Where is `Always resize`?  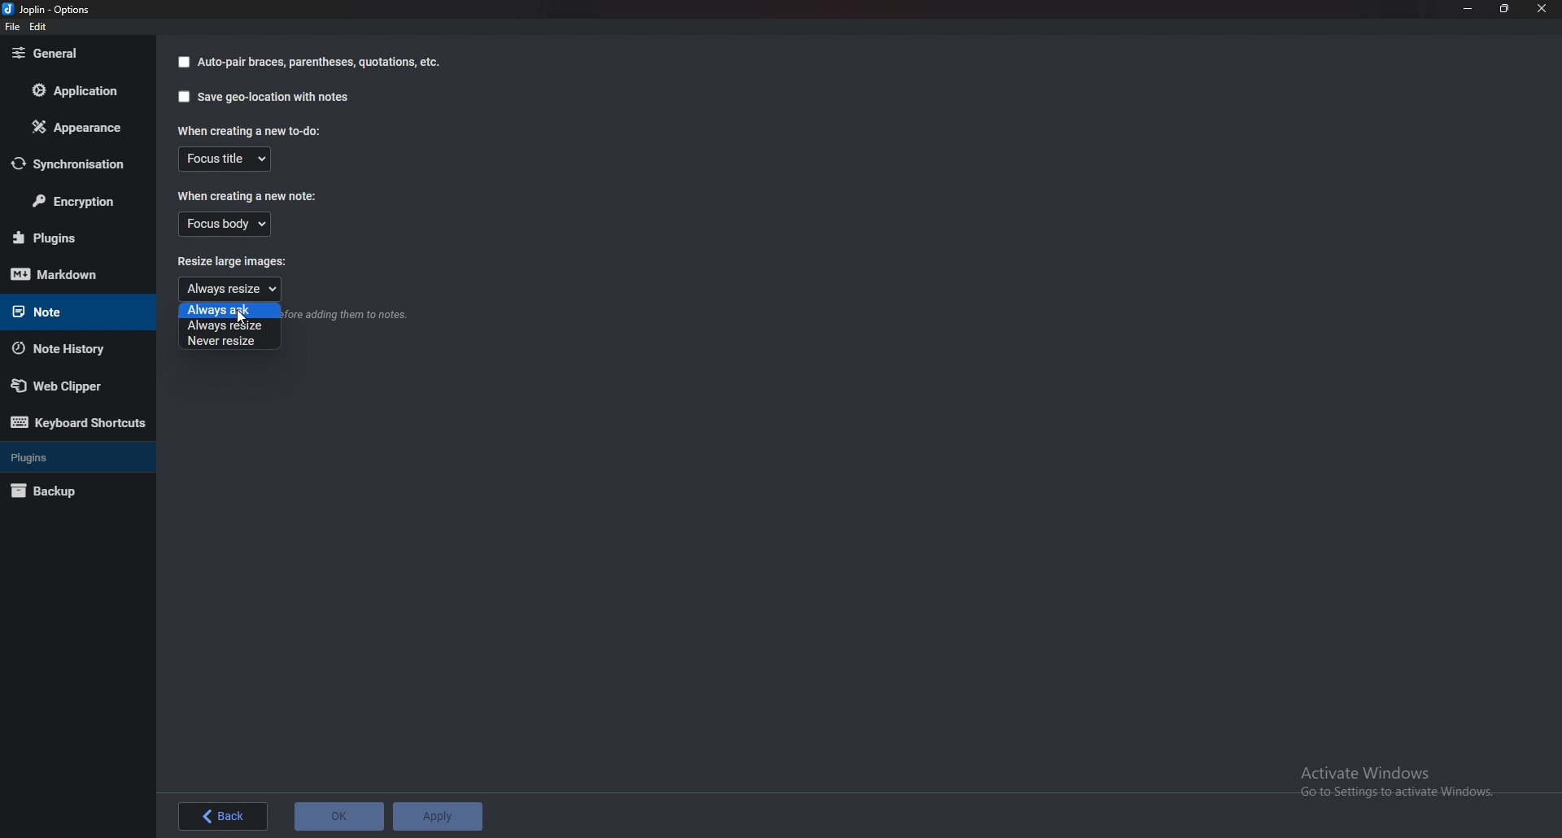
Always resize is located at coordinates (229, 287).